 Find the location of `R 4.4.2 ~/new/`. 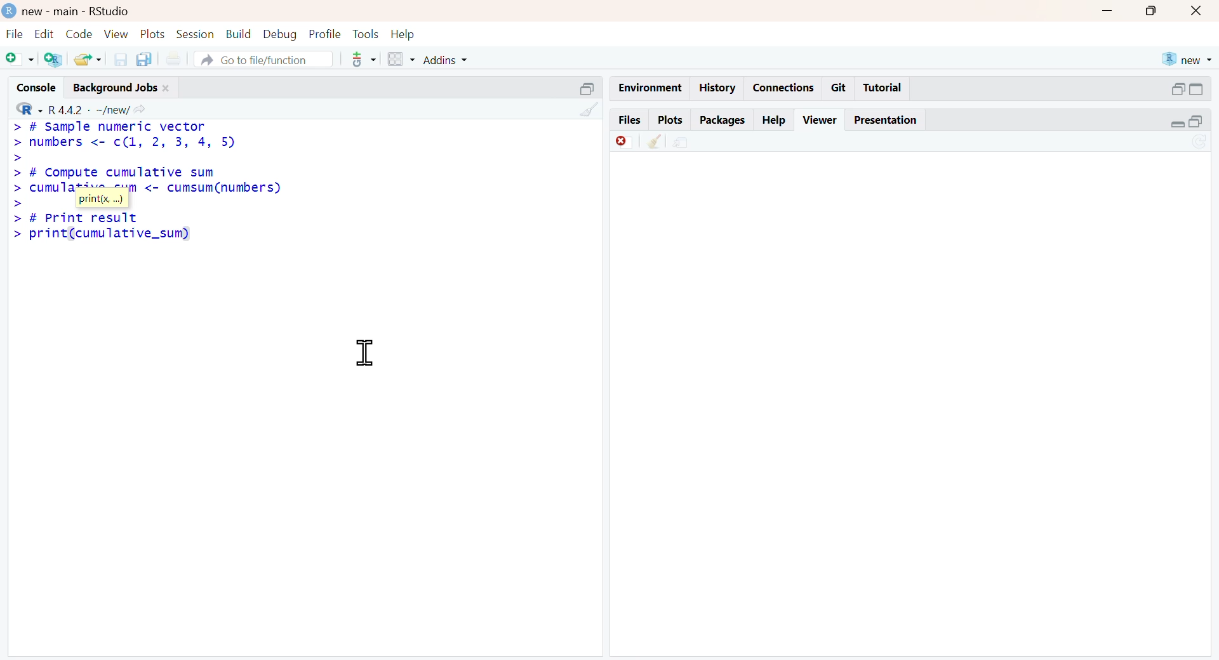

R 4.4.2 ~/new/ is located at coordinates (89, 110).